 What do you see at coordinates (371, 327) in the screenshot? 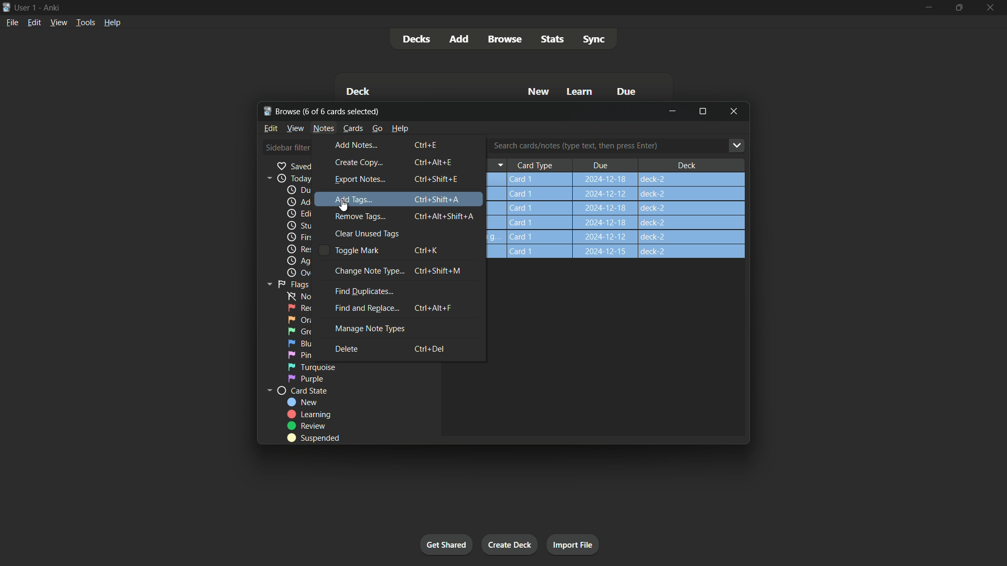
I see `manage note types` at bounding box center [371, 327].